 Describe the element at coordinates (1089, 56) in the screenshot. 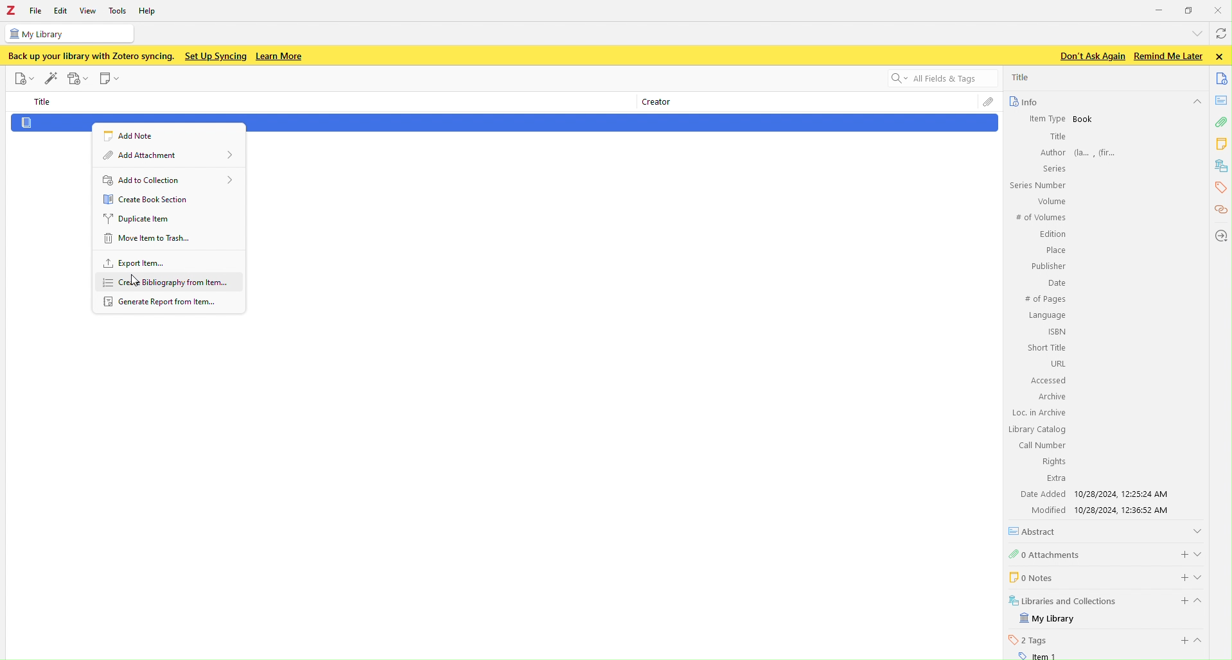

I see `Don’t Ask Again` at that location.